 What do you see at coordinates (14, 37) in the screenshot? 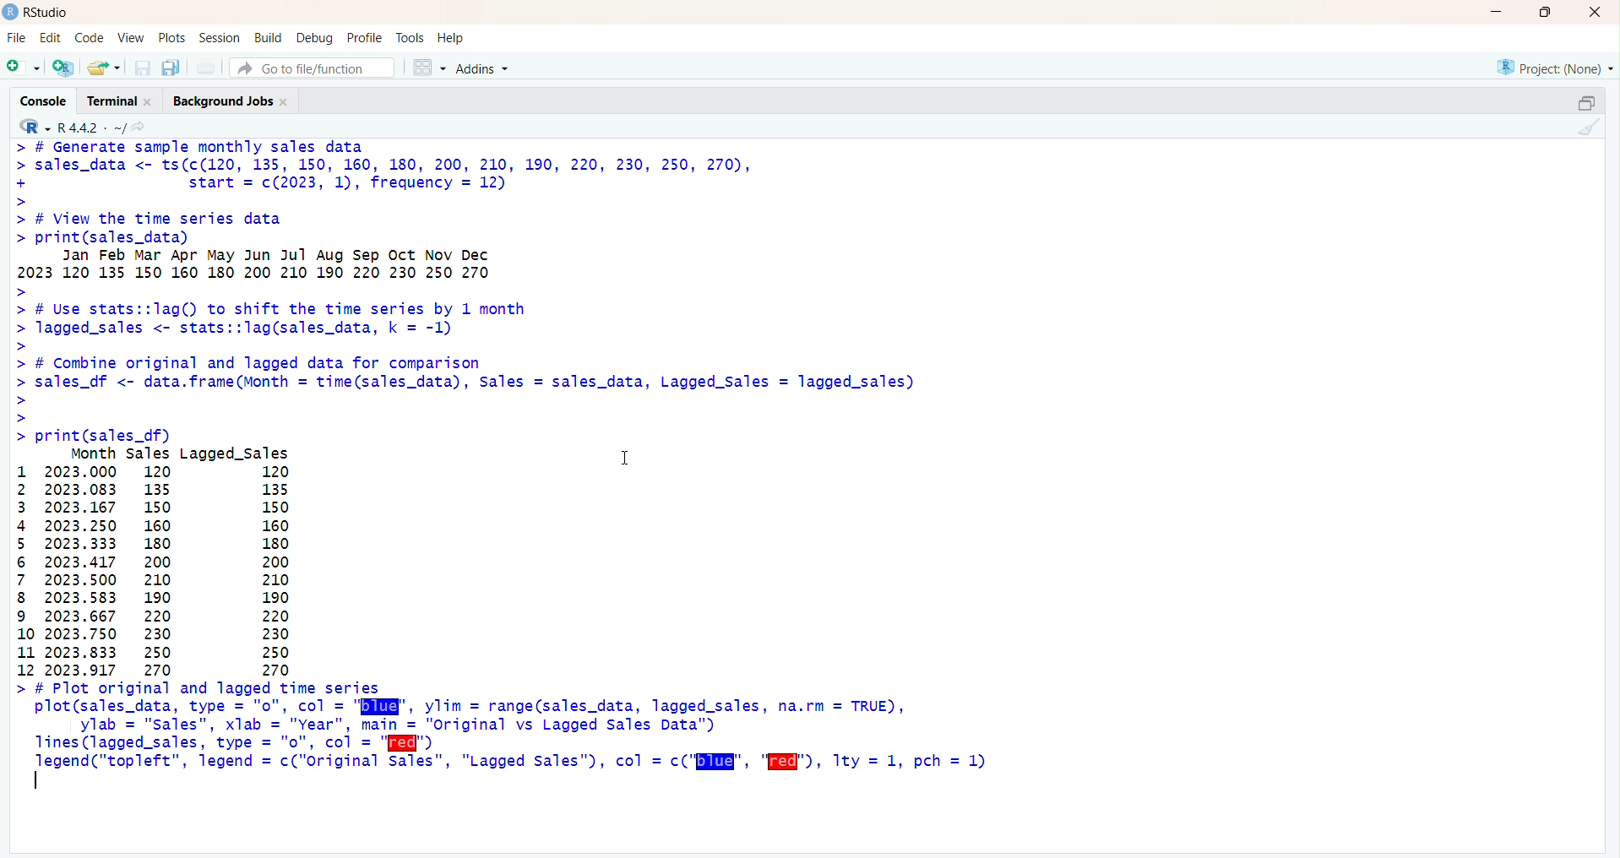
I see `file` at bounding box center [14, 37].